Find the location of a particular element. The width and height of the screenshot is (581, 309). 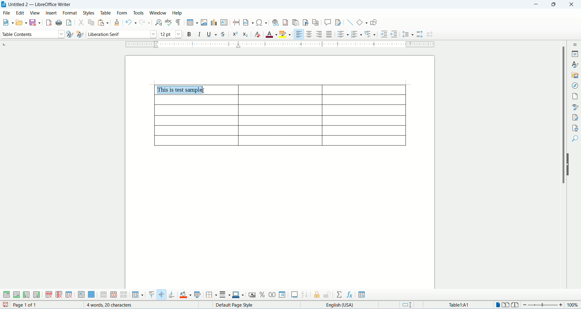

font size is located at coordinates (171, 34).